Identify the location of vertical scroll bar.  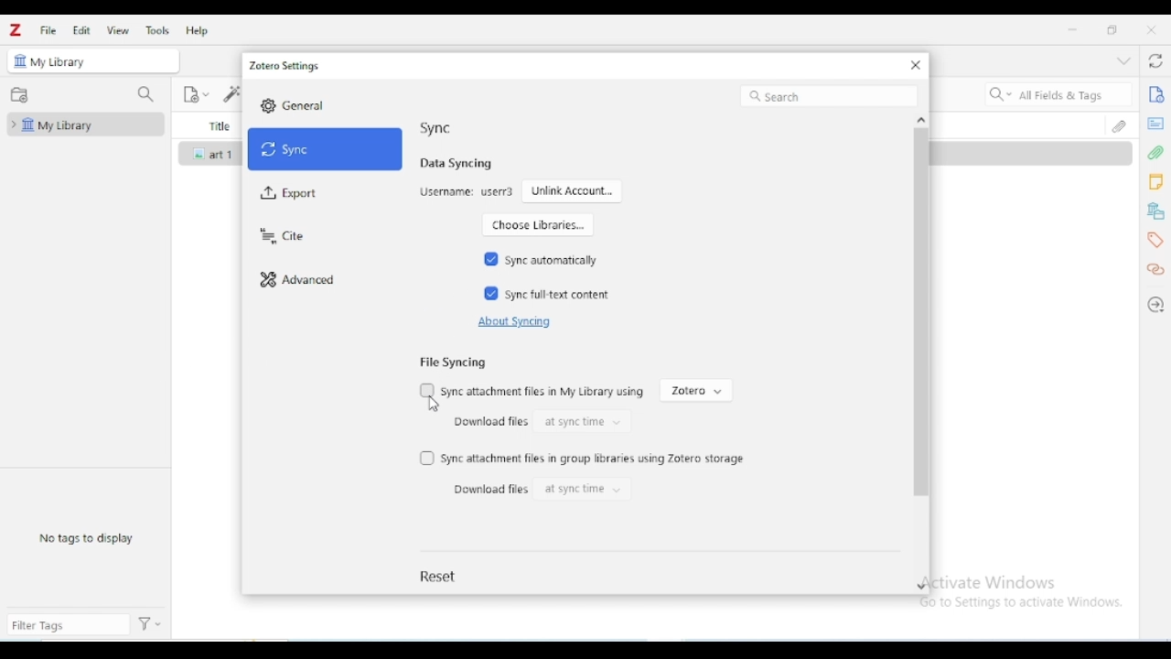
(920, 341).